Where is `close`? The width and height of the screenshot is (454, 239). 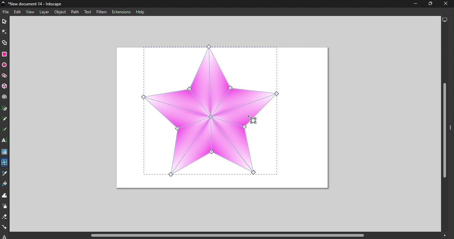 close is located at coordinates (444, 4).